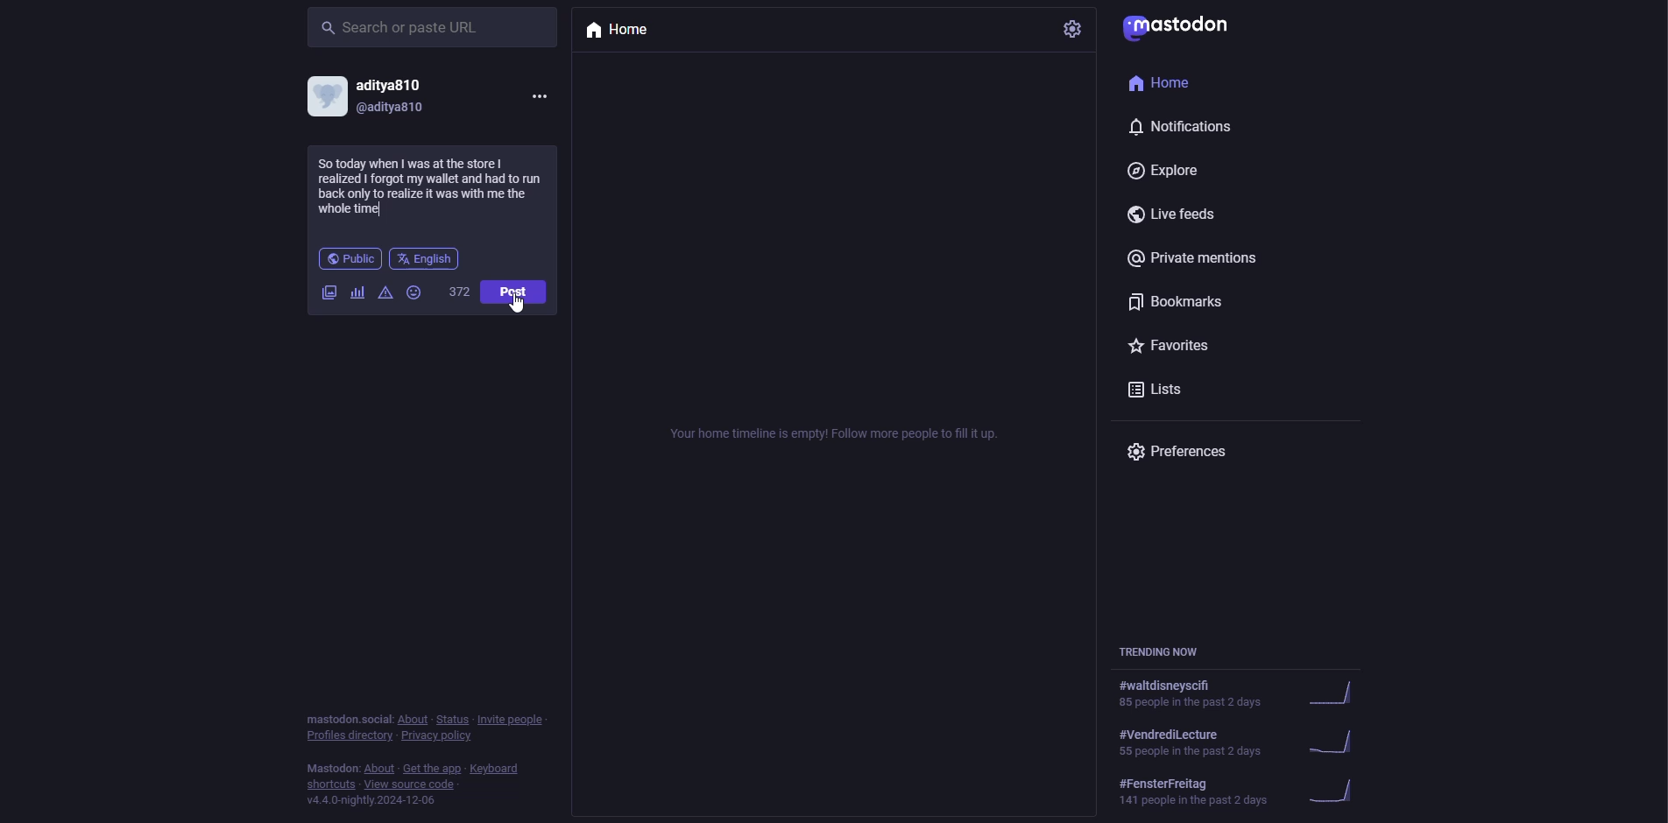 The height and width of the screenshot is (823, 1668). I want to click on trending now, so click(1247, 693).